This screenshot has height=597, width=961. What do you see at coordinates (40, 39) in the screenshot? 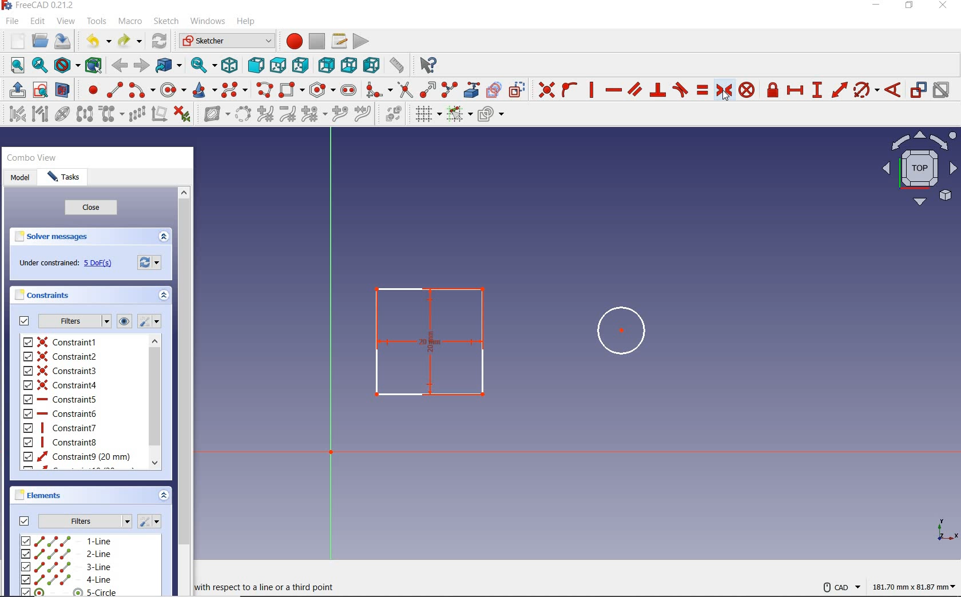
I see `open` at bounding box center [40, 39].